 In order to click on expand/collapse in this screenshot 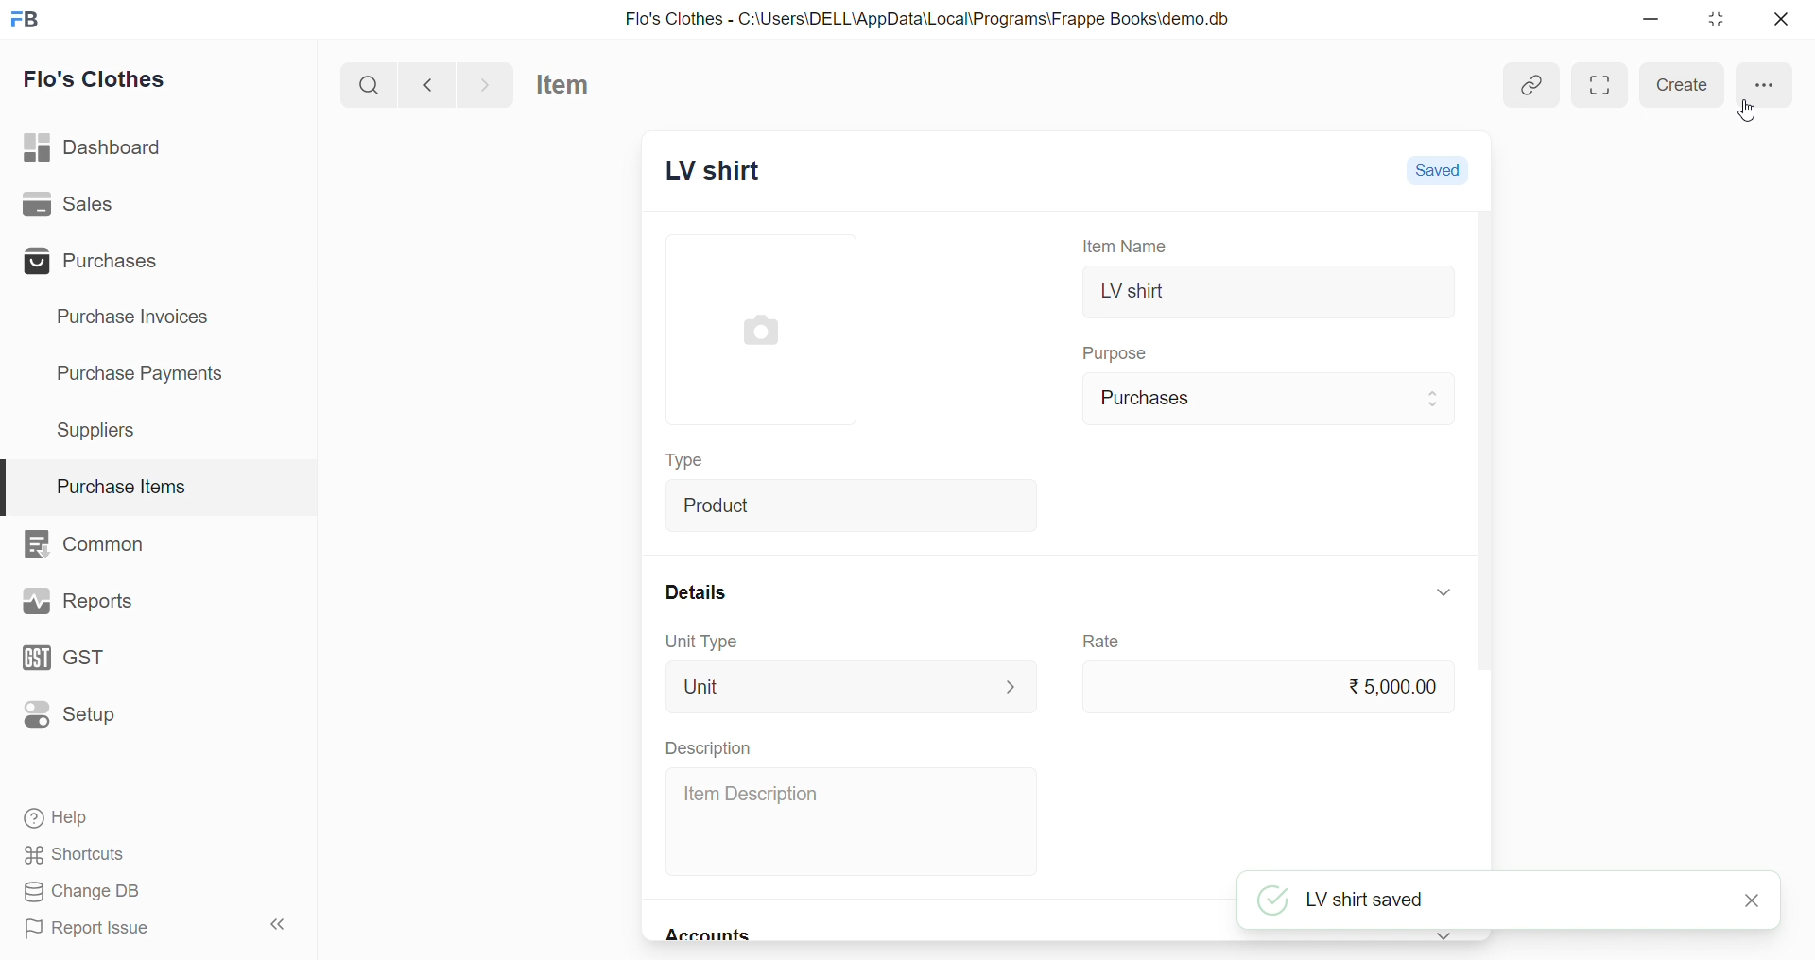, I will do `click(1446, 936)`.